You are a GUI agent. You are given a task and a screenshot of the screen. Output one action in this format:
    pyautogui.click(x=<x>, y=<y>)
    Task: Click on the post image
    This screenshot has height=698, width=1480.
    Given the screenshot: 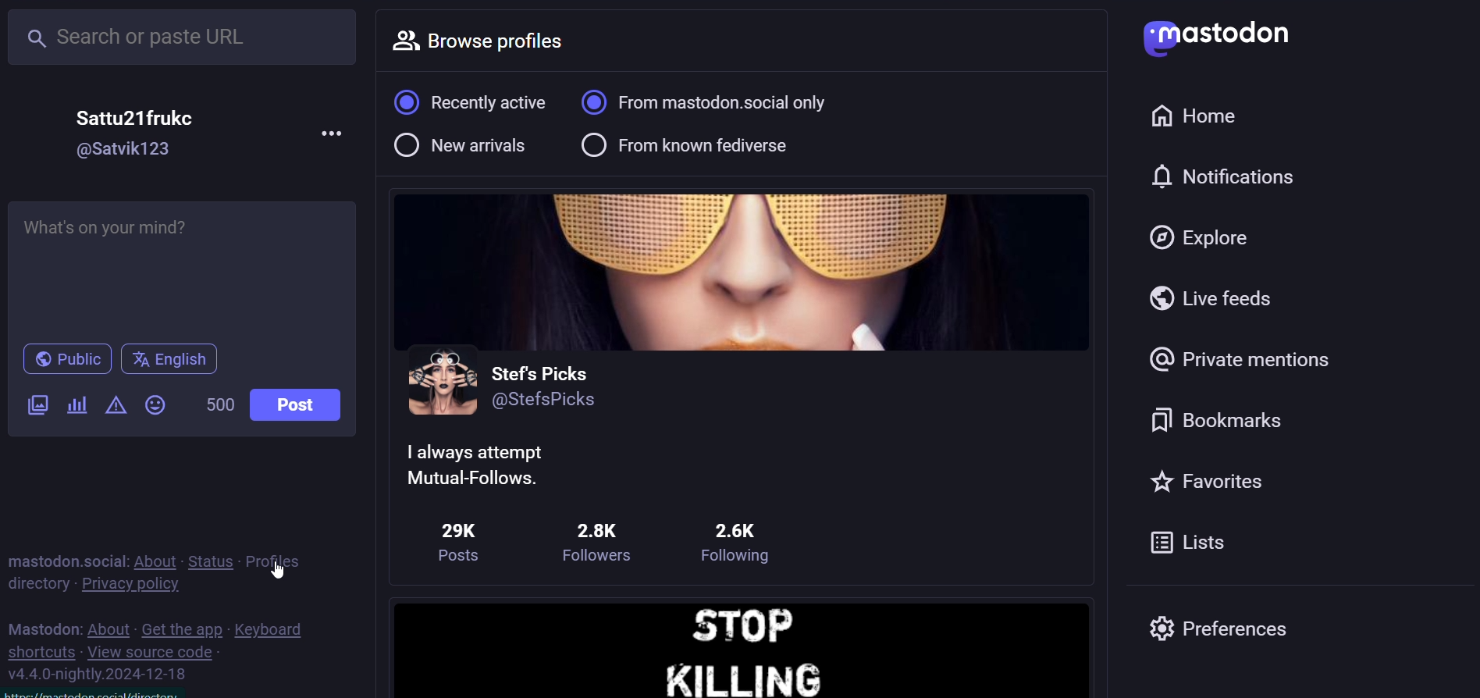 What is the action you would take?
    pyautogui.click(x=742, y=646)
    